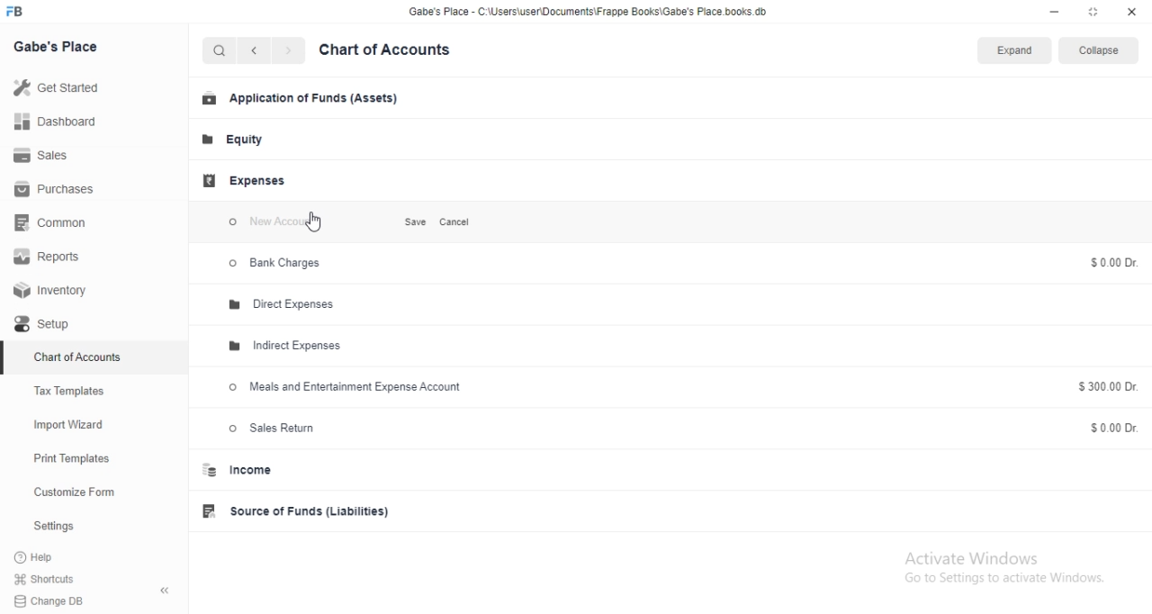 The height and width of the screenshot is (614, 1152). Describe the element at coordinates (1112, 387) in the screenshot. I see `$300.00 Dr.` at that location.